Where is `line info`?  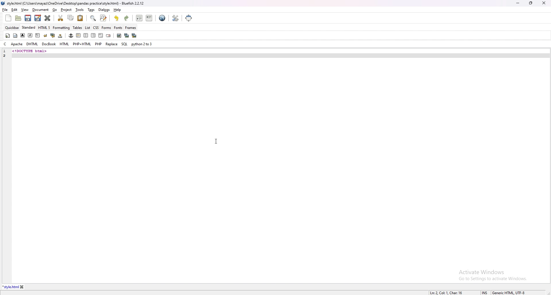
line info is located at coordinates (447, 292).